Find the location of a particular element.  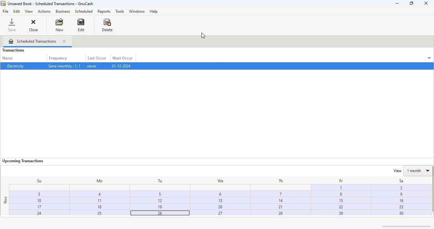

5 is located at coordinates (161, 193).